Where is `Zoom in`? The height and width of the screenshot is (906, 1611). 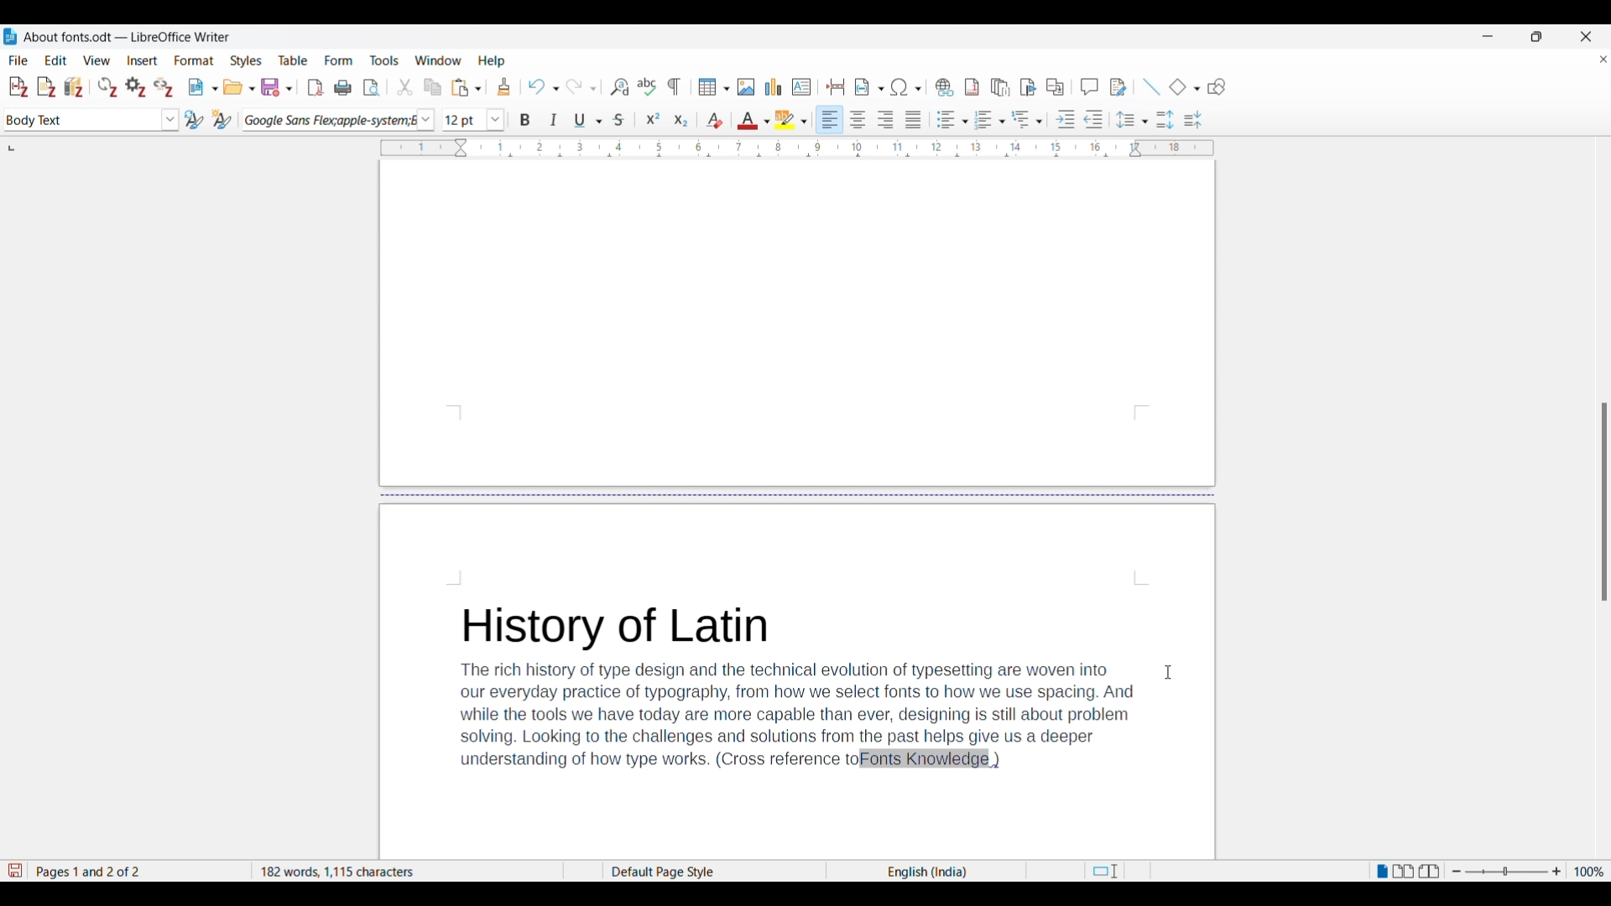 Zoom in is located at coordinates (1557, 872).